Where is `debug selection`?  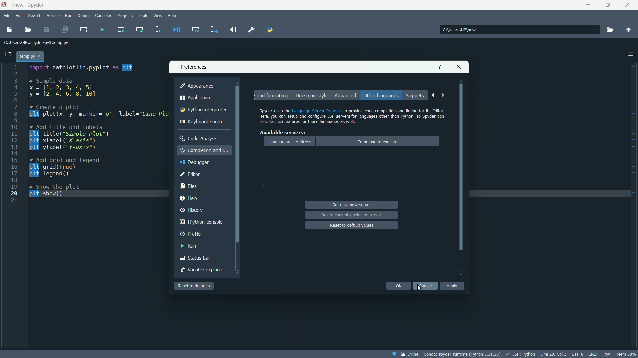 debug selection is located at coordinates (214, 30).